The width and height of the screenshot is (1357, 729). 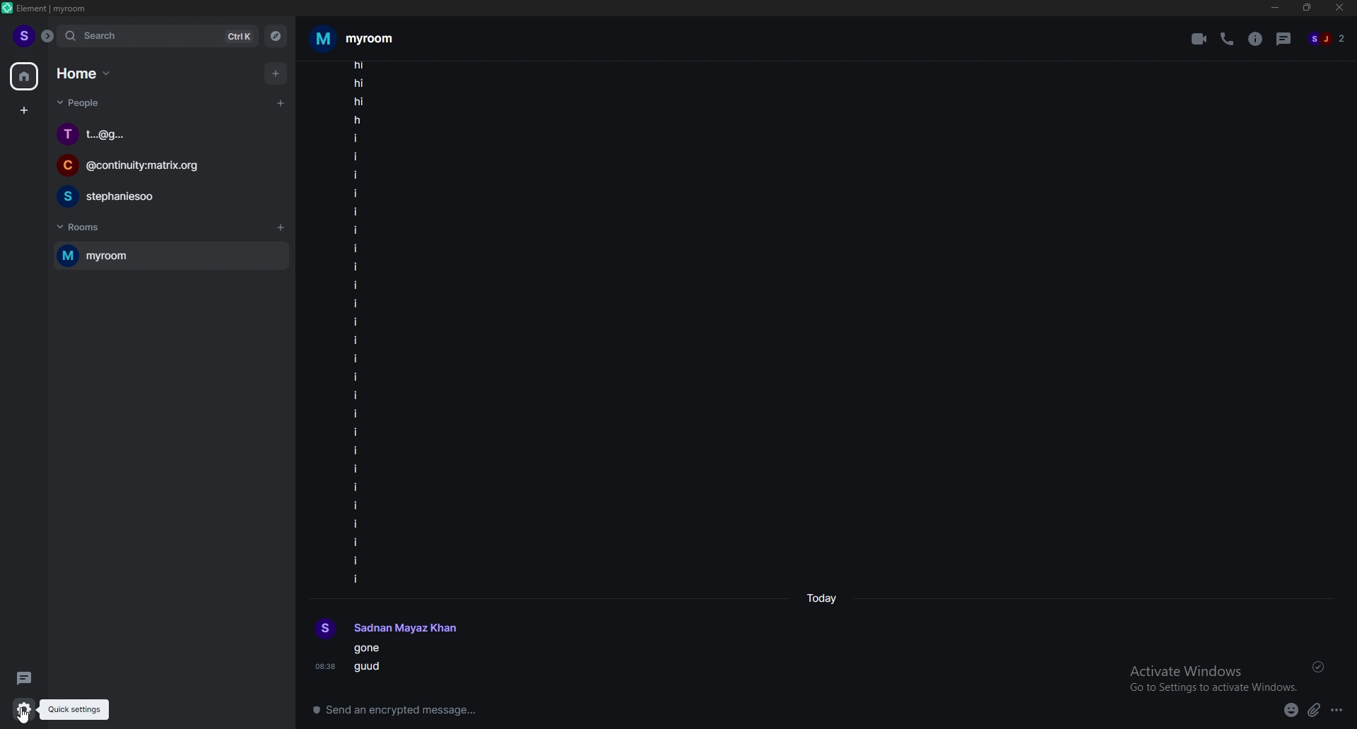 What do you see at coordinates (25, 77) in the screenshot?
I see `home` at bounding box center [25, 77].